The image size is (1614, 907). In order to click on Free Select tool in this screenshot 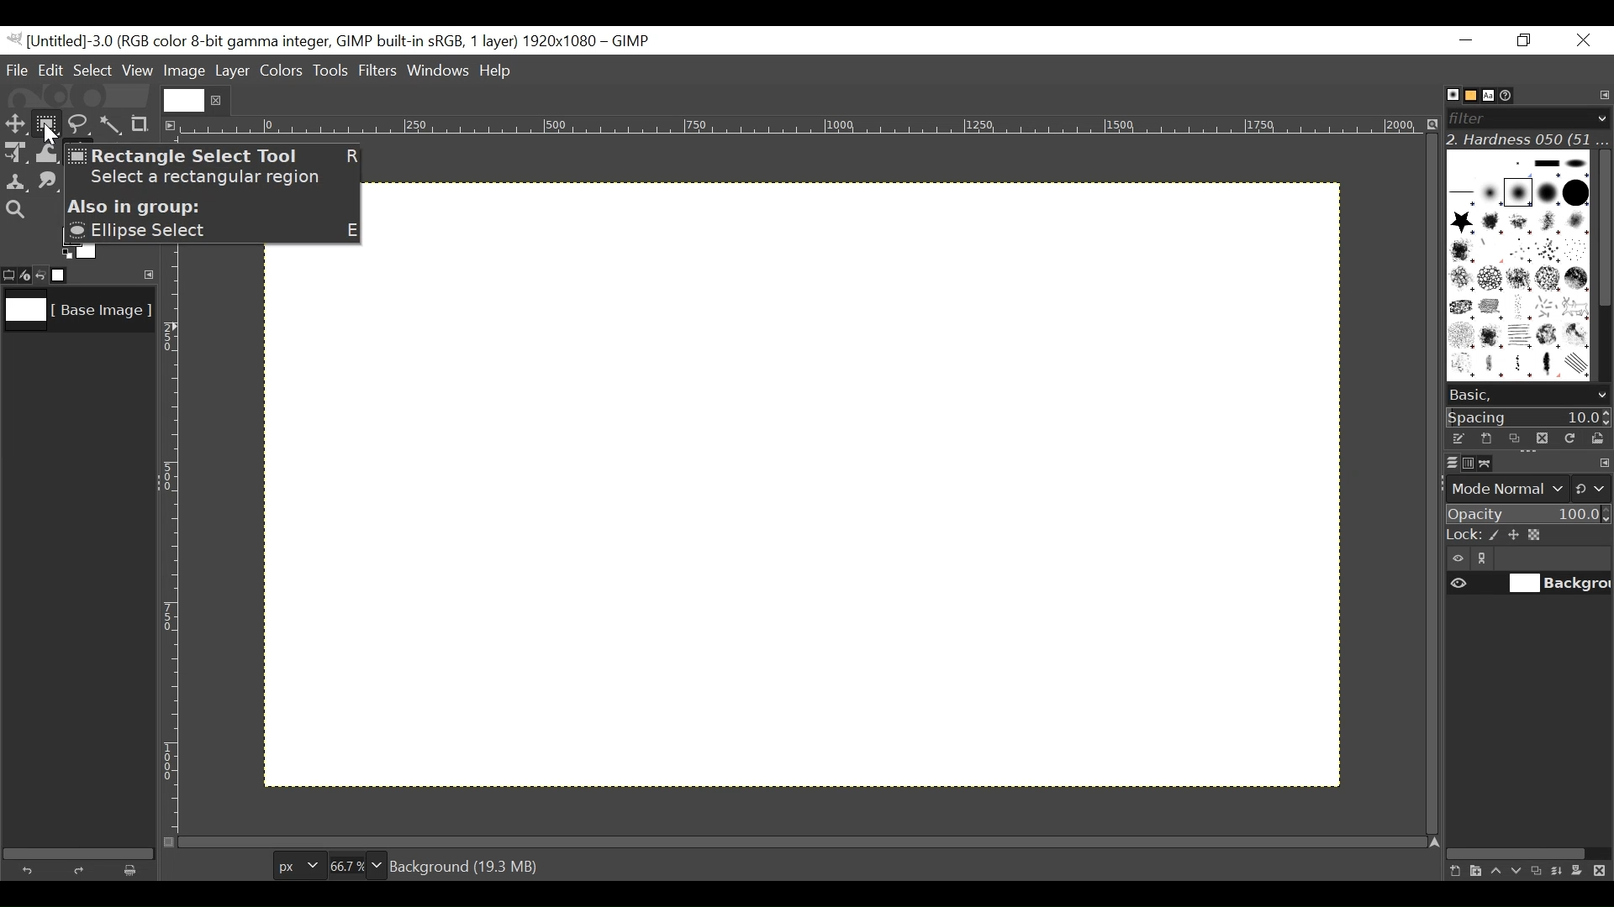, I will do `click(77, 121)`.